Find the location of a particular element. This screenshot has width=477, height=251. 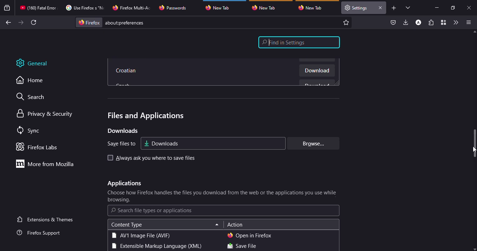

close is located at coordinates (470, 8).